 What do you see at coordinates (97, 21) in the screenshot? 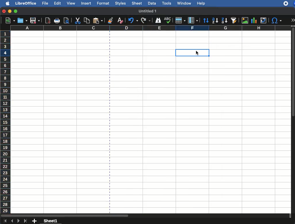
I see `paste` at bounding box center [97, 21].